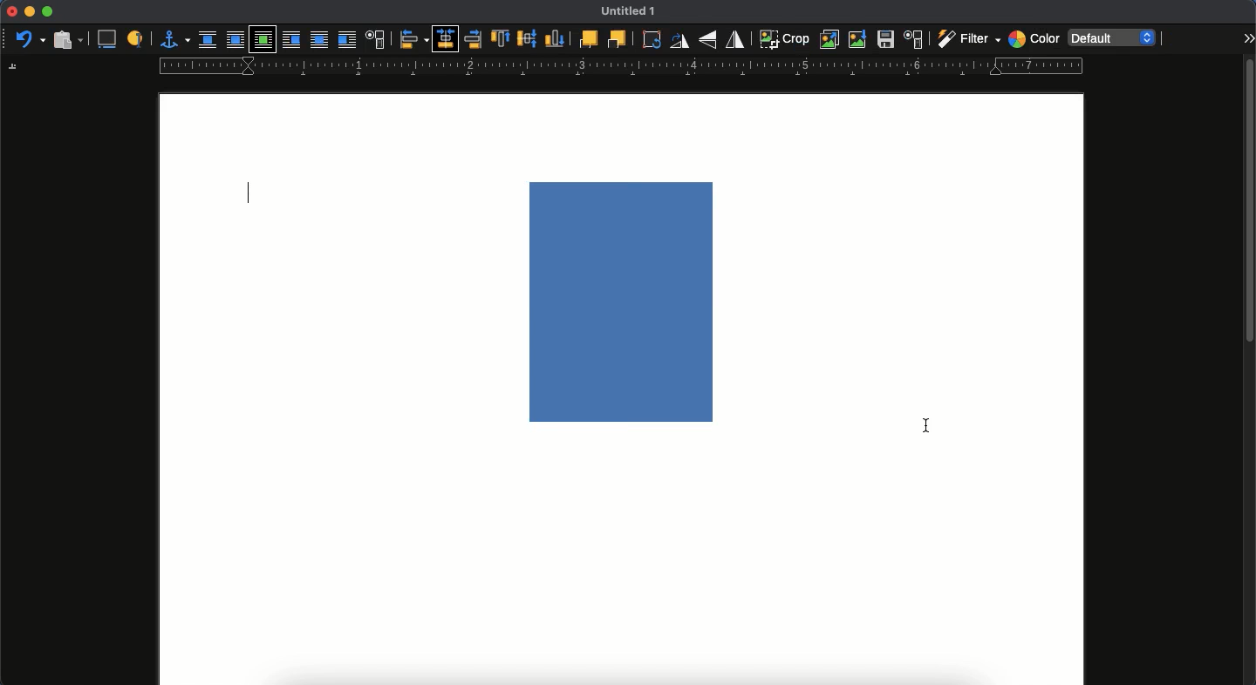  What do you see at coordinates (734, 38) in the screenshot?
I see `flip horizontally ` at bounding box center [734, 38].